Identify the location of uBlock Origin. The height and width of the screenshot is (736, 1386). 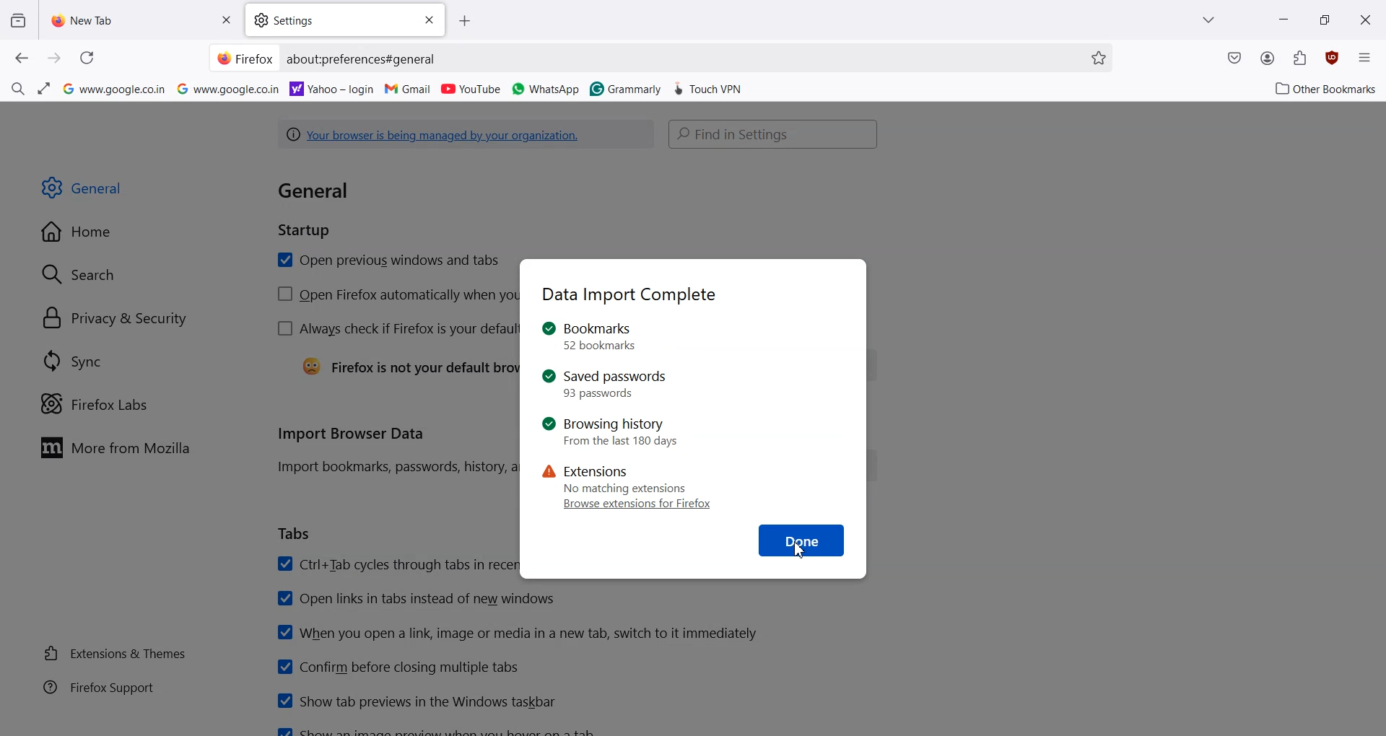
(1331, 58).